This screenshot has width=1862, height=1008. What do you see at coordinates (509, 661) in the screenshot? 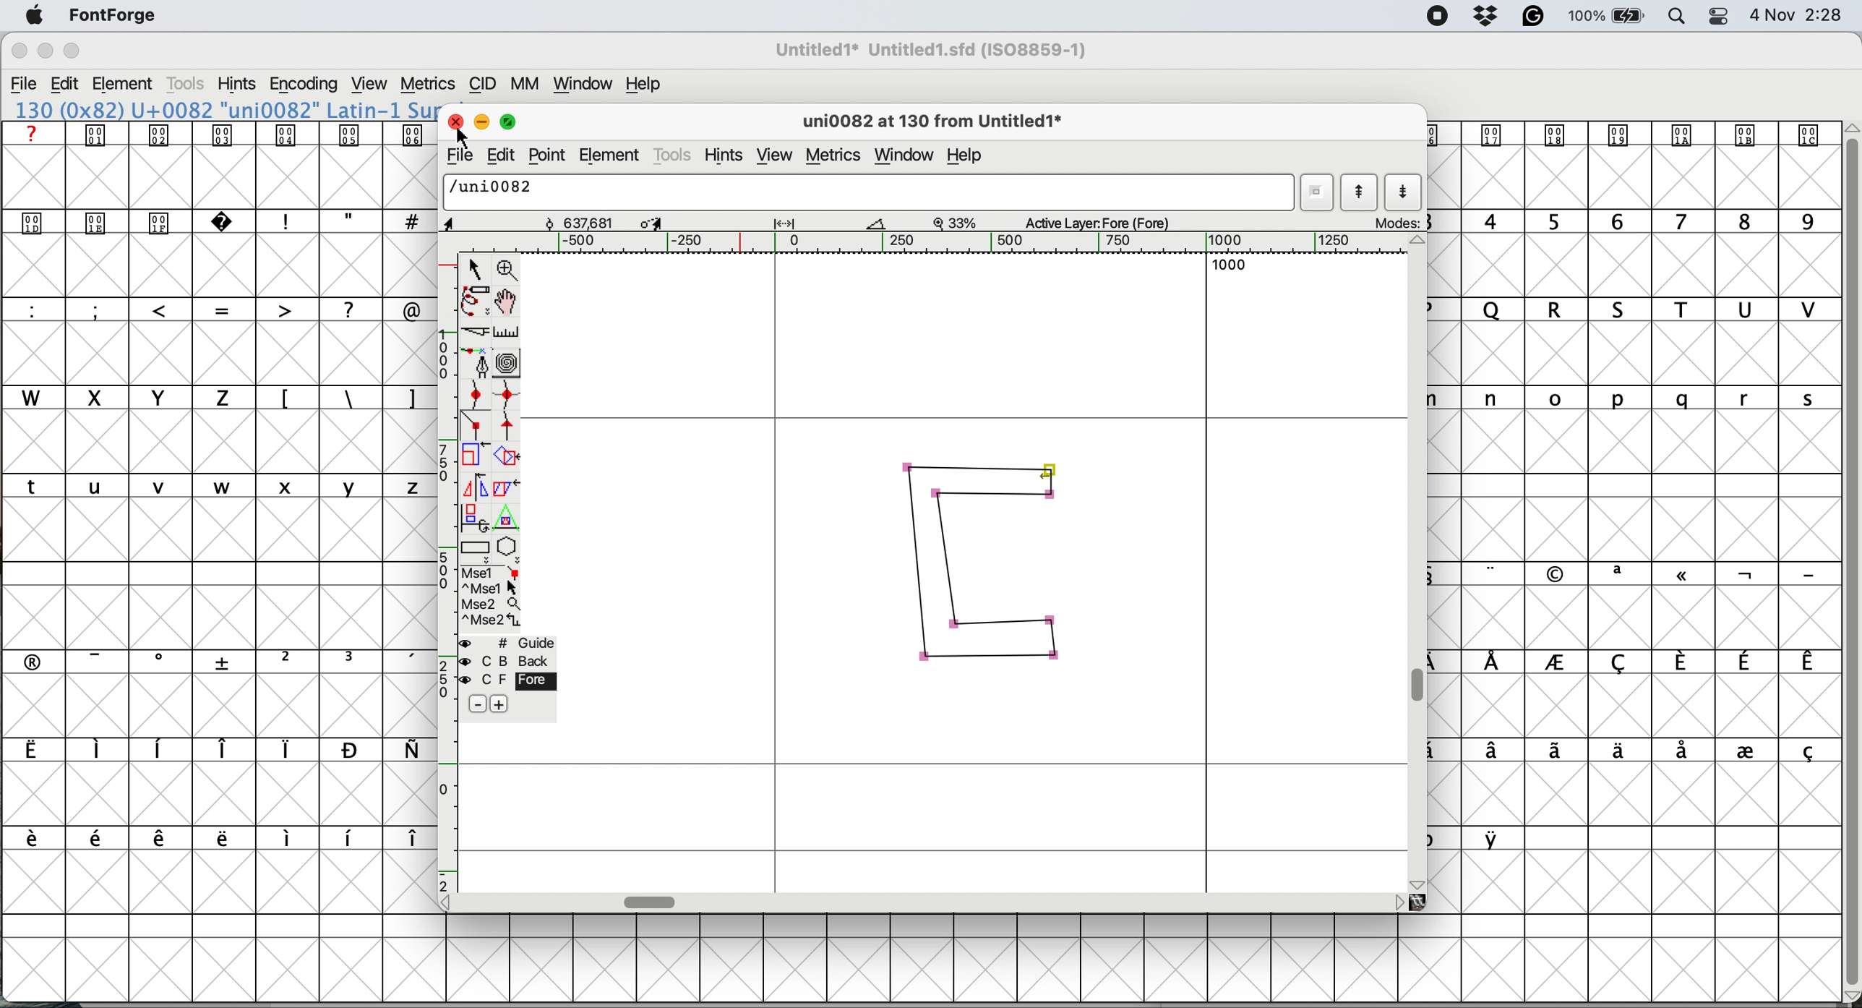
I see `back` at bounding box center [509, 661].